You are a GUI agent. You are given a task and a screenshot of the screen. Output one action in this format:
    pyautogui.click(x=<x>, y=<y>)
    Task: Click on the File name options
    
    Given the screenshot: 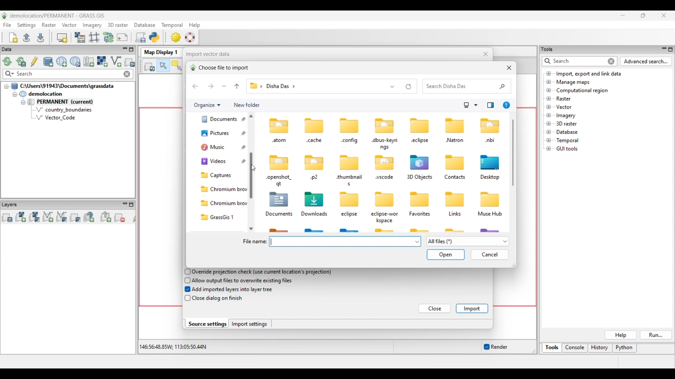 What is the action you would take?
    pyautogui.click(x=417, y=242)
    